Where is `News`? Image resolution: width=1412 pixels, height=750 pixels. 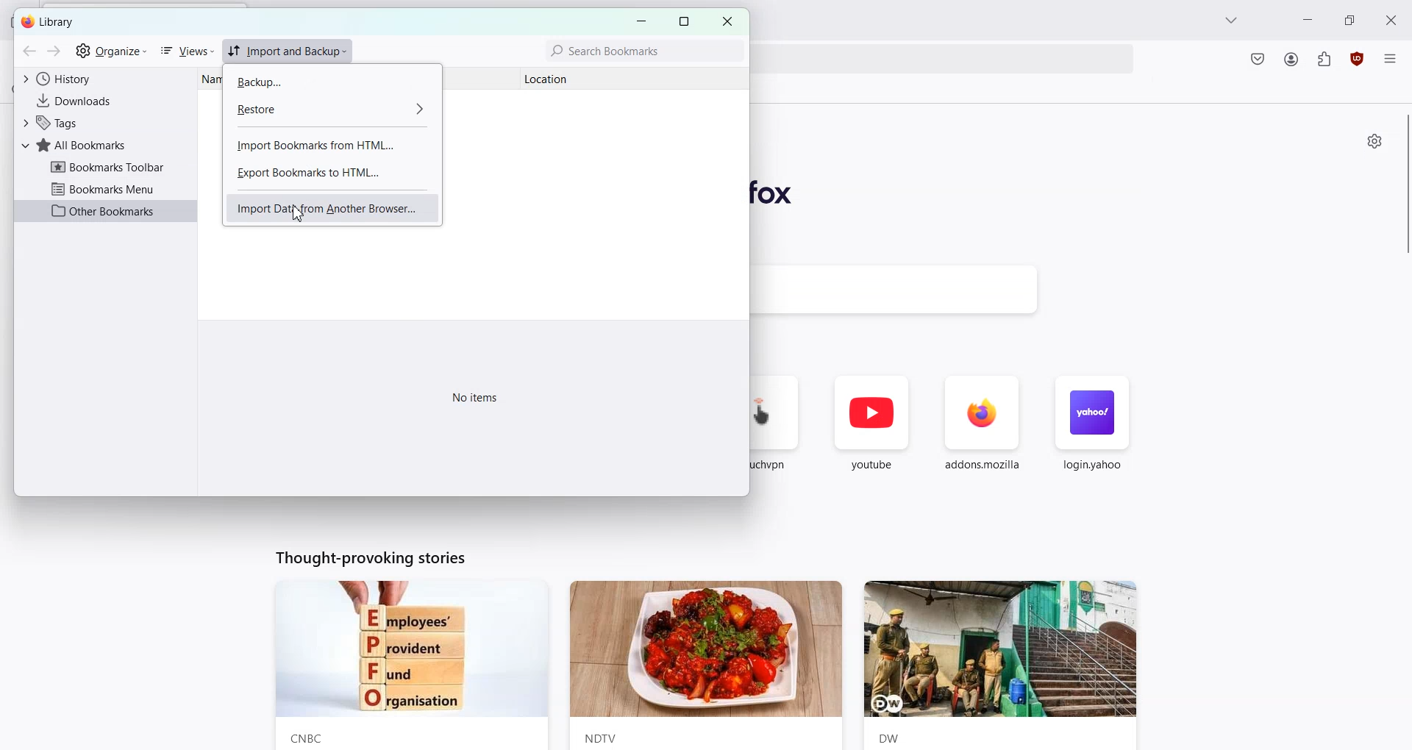 News is located at coordinates (706, 665).